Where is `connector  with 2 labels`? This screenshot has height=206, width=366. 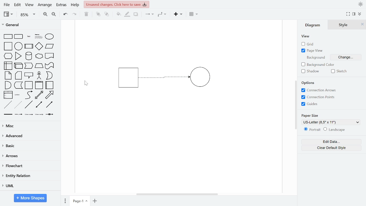
connector  with 2 labels is located at coordinates (29, 114).